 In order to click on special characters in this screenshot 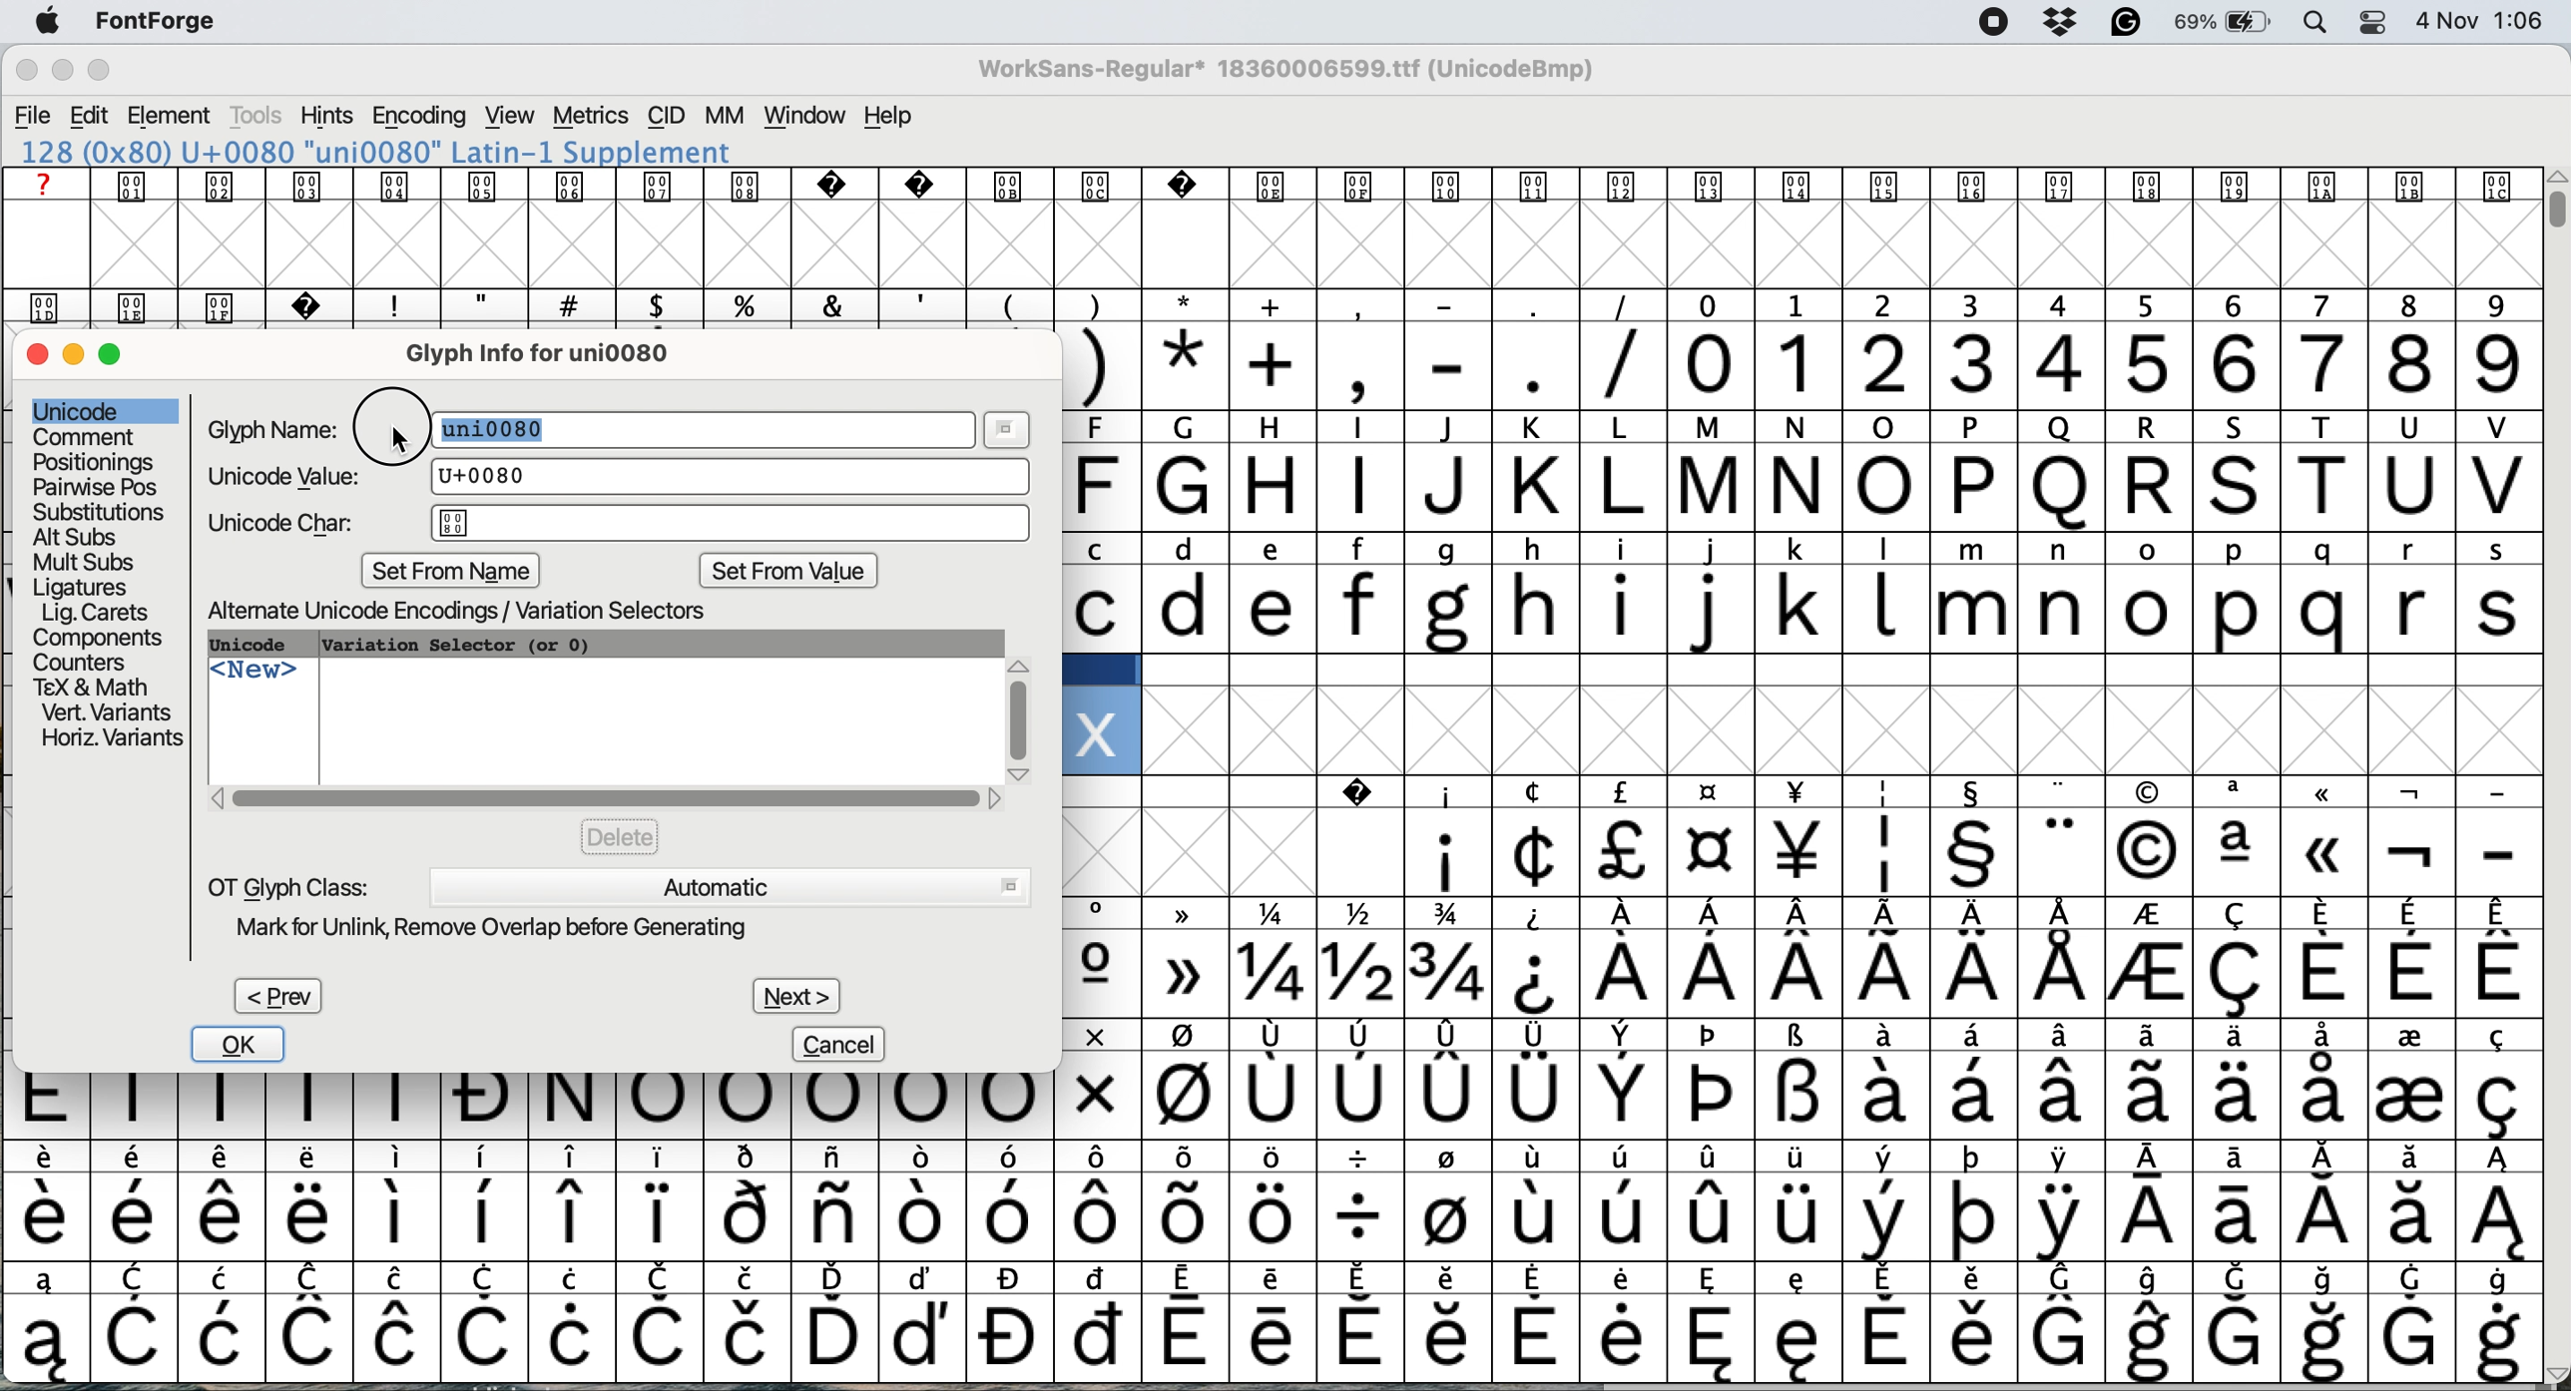, I will do `click(1809, 853)`.